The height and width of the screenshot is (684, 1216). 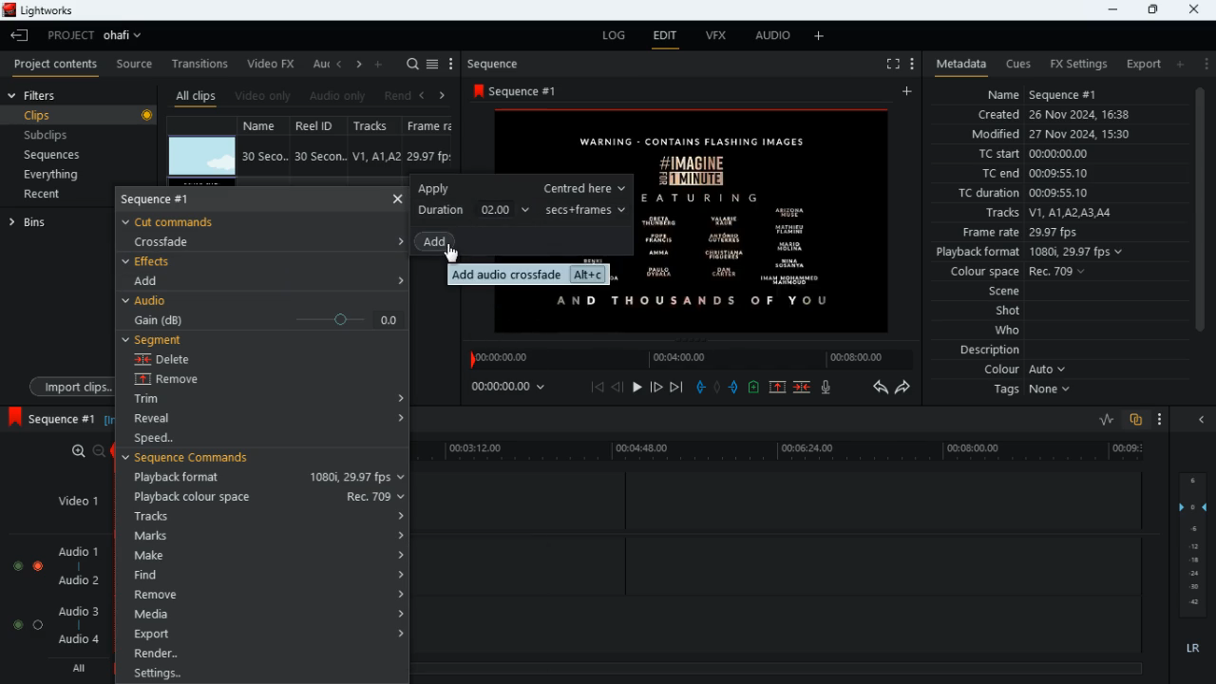 What do you see at coordinates (433, 157) in the screenshot?
I see `29.97 fps` at bounding box center [433, 157].